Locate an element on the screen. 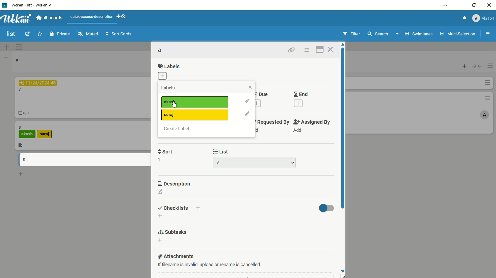 The image size is (496, 278). move down is located at coordinates (343, 270).